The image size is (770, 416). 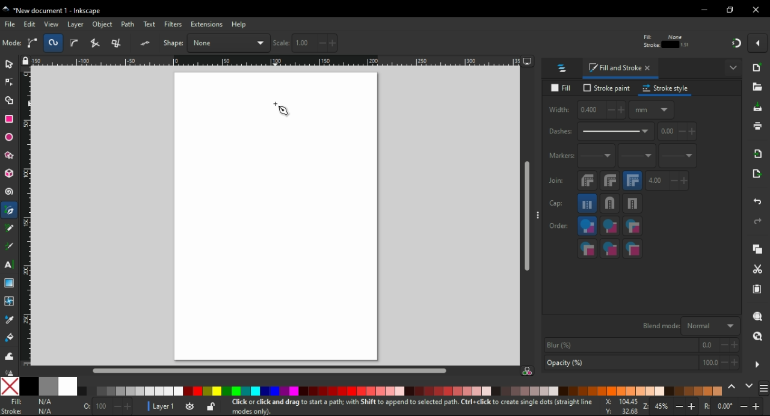 What do you see at coordinates (757, 89) in the screenshot?
I see `open file dialogue` at bounding box center [757, 89].